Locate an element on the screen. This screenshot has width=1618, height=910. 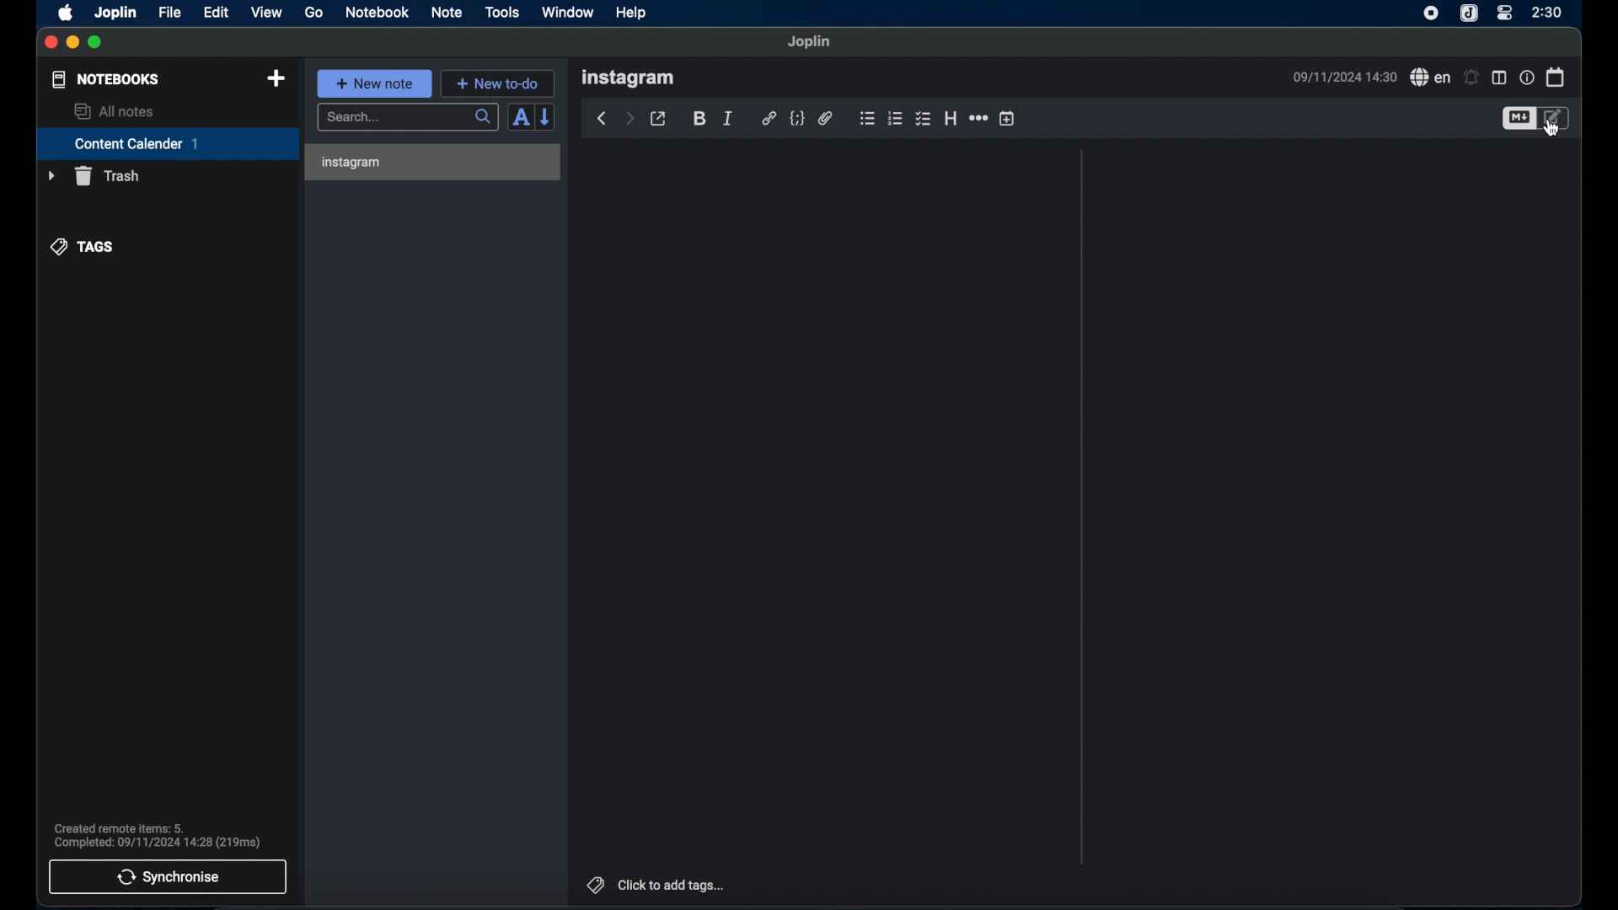
calendar icon is located at coordinates (1556, 78).